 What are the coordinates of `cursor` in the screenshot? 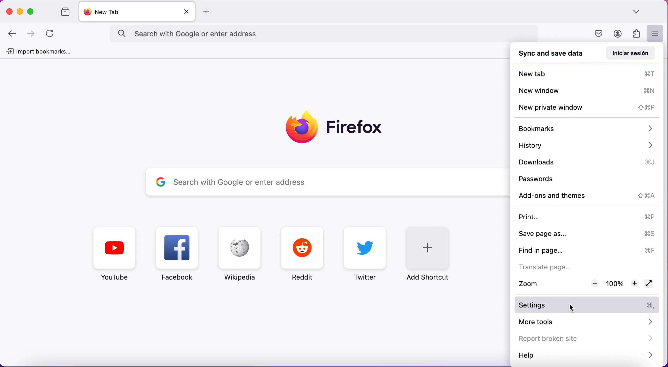 It's located at (578, 306).